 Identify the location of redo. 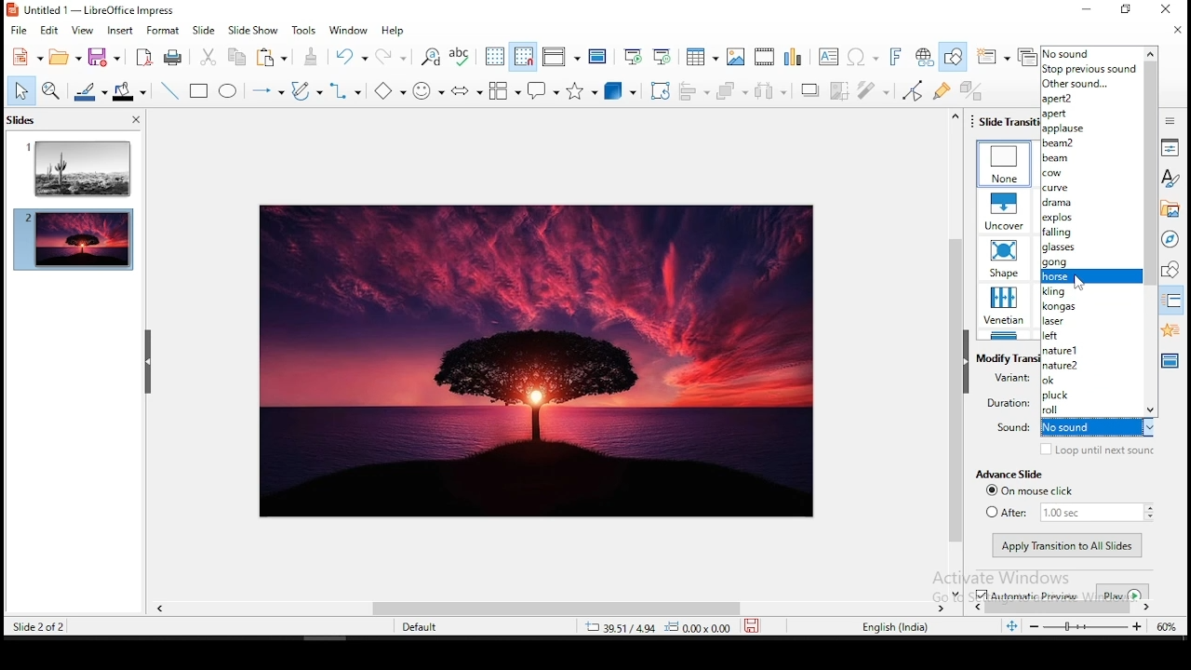
(394, 56).